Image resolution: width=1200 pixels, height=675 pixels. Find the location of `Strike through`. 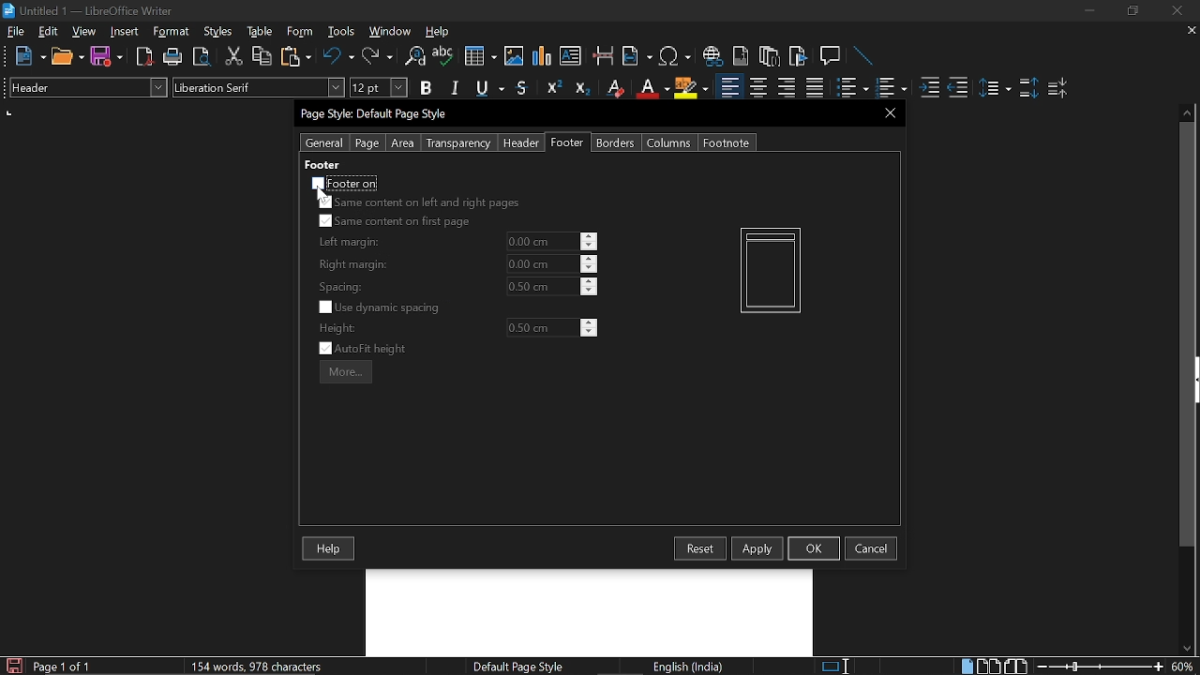

Strike through is located at coordinates (522, 87).